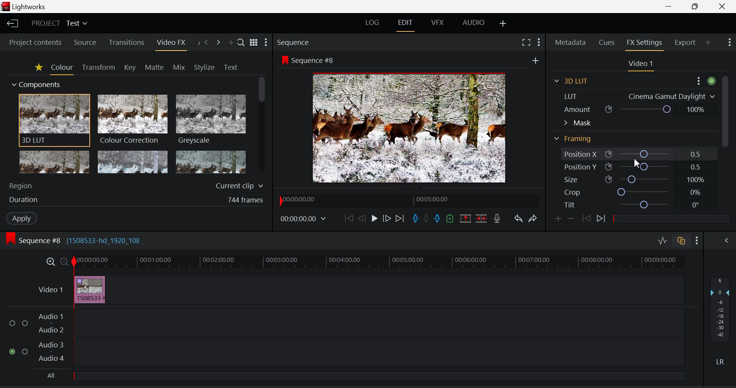  What do you see at coordinates (601, 219) in the screenshot?
I see `Next keyframe` at bounding box center [601, 219].